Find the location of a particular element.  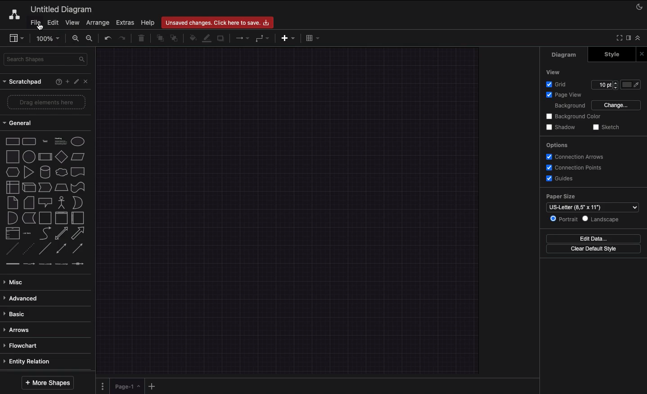

Edit is located at coordinates (77, 82).